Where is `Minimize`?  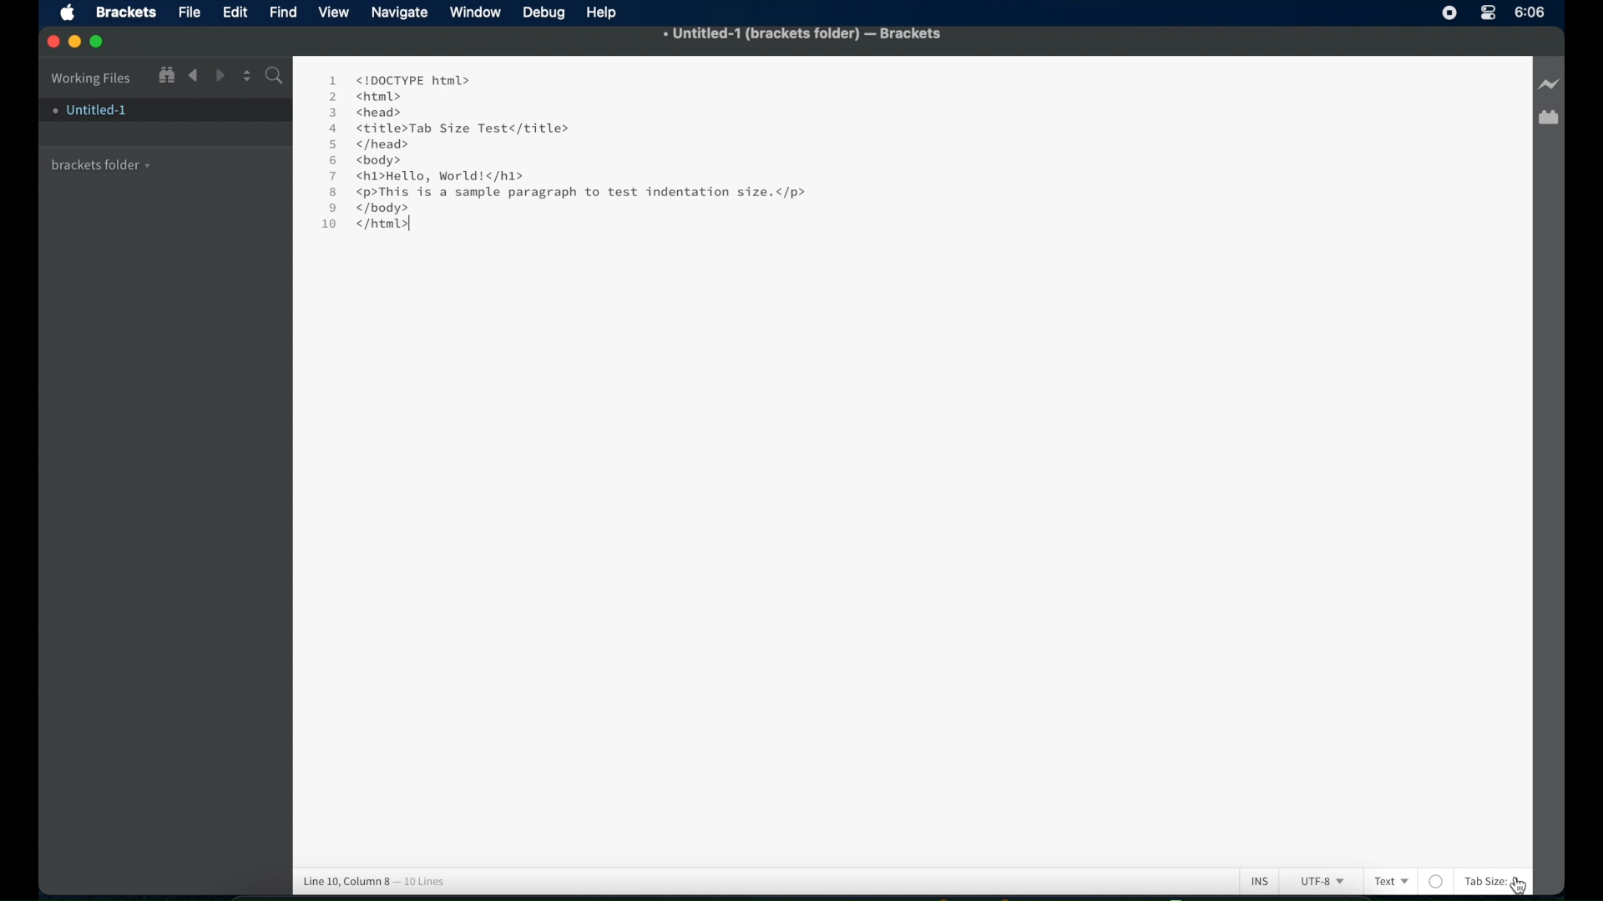
Minimize is located at coordinates (78, 42).